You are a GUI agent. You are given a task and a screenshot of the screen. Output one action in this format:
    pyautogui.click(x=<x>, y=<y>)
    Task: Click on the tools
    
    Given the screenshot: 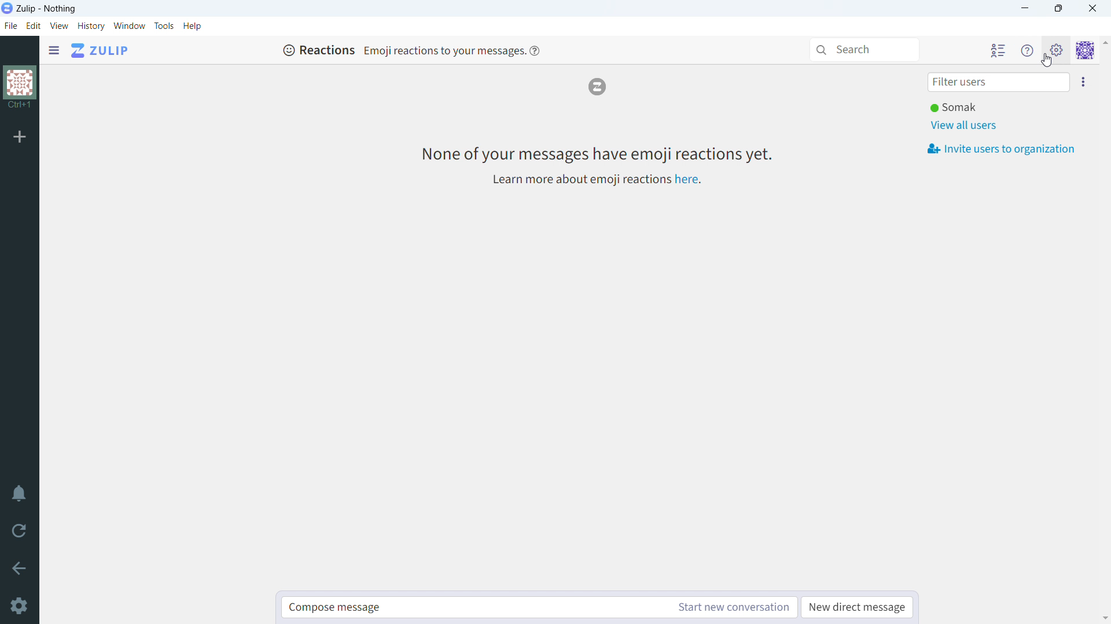 What is the action you would take?
    pyautogui.click(x=164, y=25)
    